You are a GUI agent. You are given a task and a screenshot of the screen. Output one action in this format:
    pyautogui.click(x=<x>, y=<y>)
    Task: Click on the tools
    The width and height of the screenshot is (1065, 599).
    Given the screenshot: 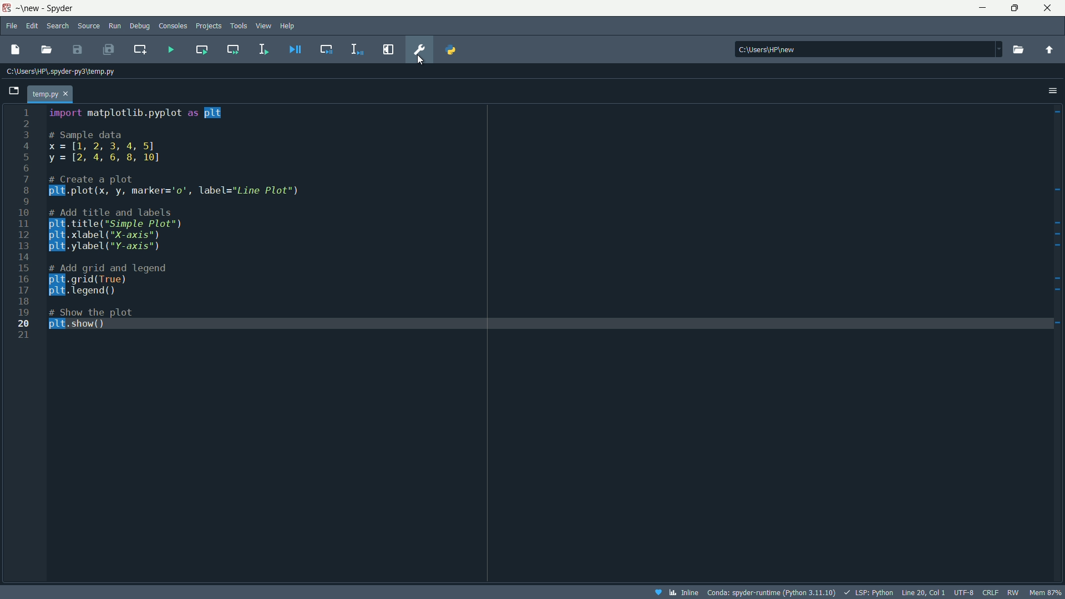 What is the action you would take?
    pyautogui.click(x=240, y=26)
    